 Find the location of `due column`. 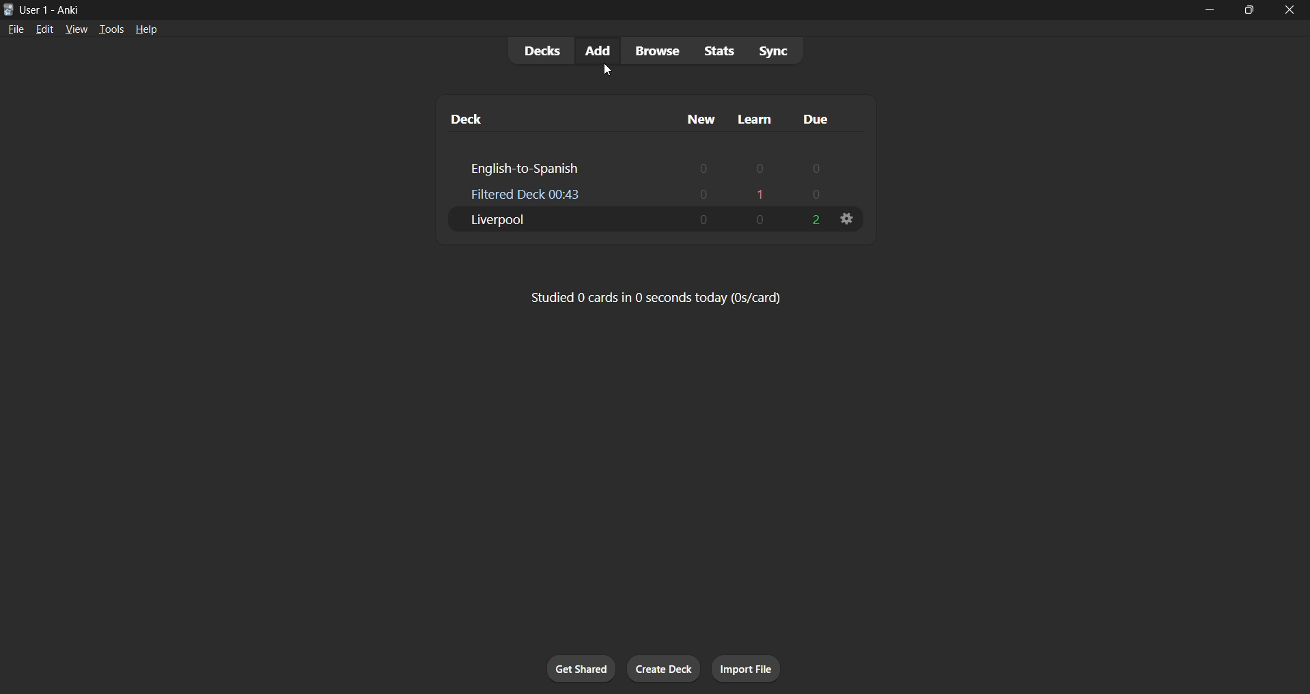

due column is located at coordinates (831, 118).